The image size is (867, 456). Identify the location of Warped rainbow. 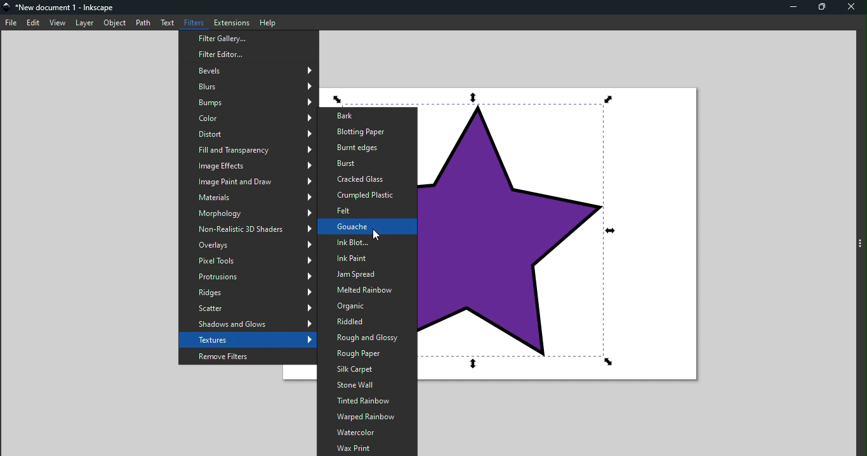
(366, 417).